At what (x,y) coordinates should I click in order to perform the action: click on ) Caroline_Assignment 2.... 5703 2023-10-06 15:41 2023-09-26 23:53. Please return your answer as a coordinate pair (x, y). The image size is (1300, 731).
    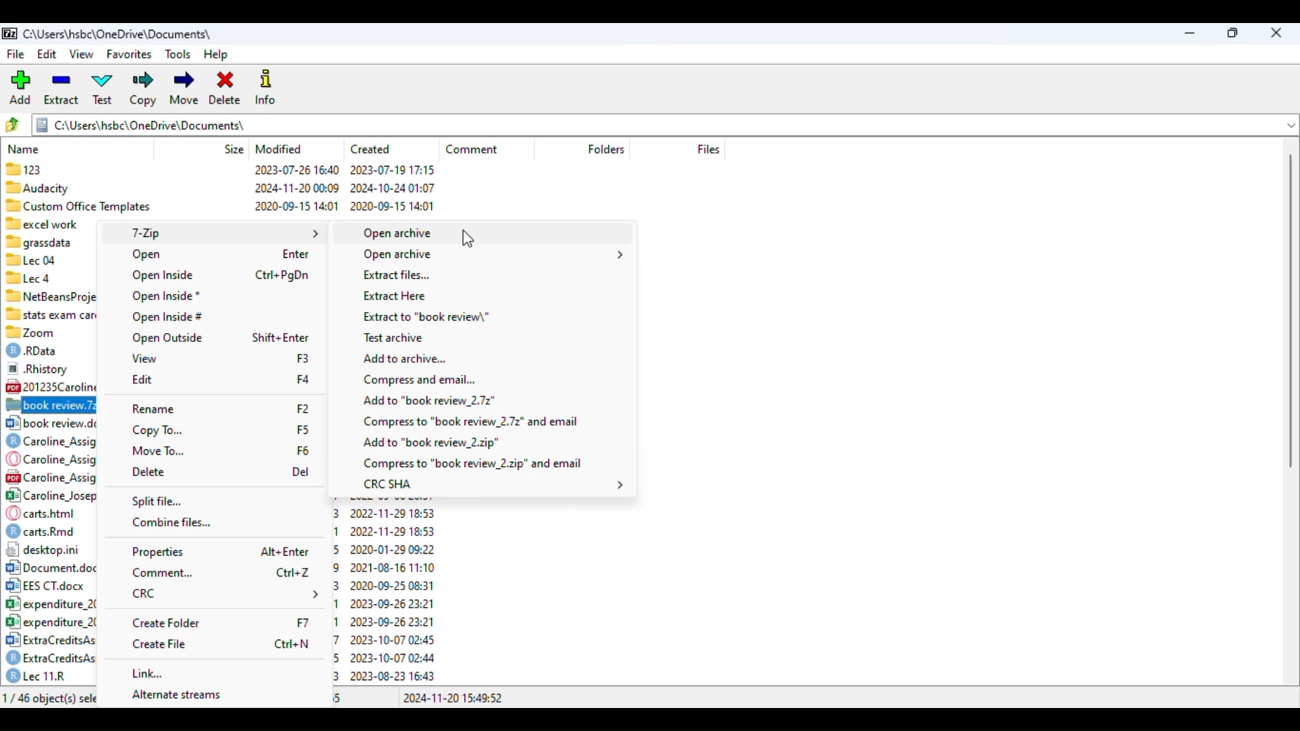
    Looking at the image, I should click on (49, 442).